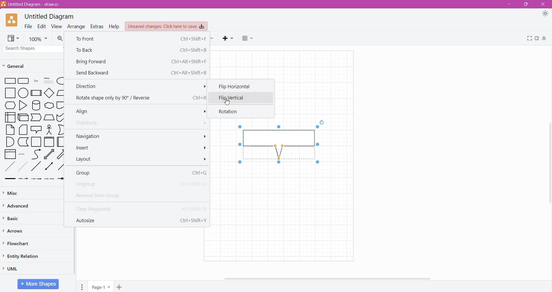 Image resolution: width=552 pixels, height=292 pixels. What do you see at coordinates (10, 117) in the screenshot?
I see `user interface` at bounding box center [10, 117].